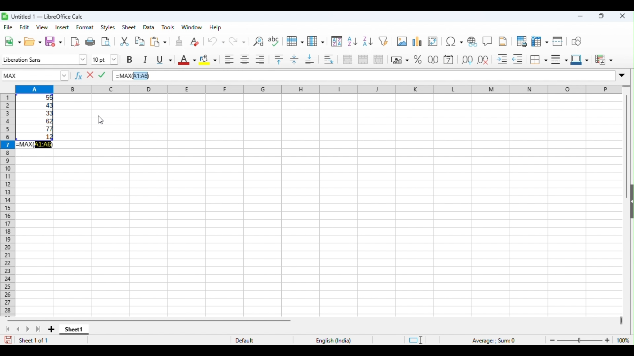 Image resolution: width=634 pixels, height=356 pixels. What do you see at coordinates (34, 145) in the screenshot?
I see `formula for MAX appeared` at bounding box center [34, 145].